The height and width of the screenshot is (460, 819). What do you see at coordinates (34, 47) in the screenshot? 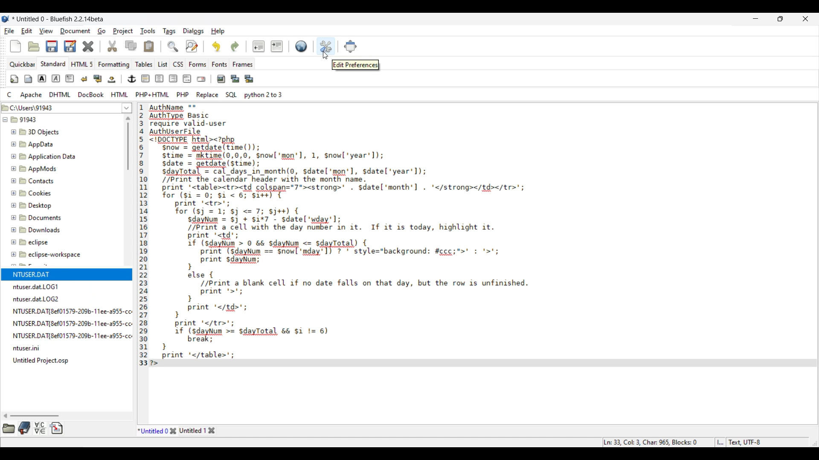
I see `Open` at bounding box center [34, 47].